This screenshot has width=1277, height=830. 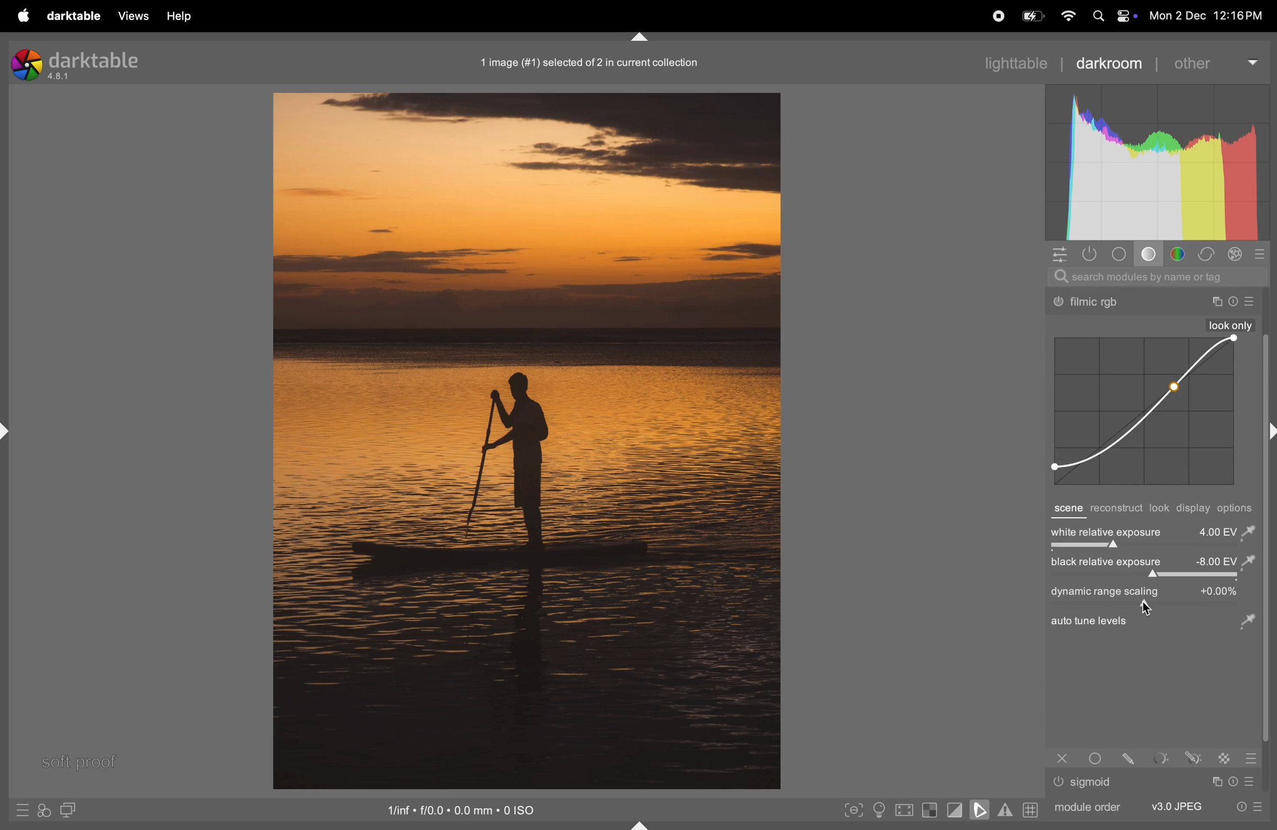 I want to click on toggle indications of raw exposure, so click(x=929, y=810).